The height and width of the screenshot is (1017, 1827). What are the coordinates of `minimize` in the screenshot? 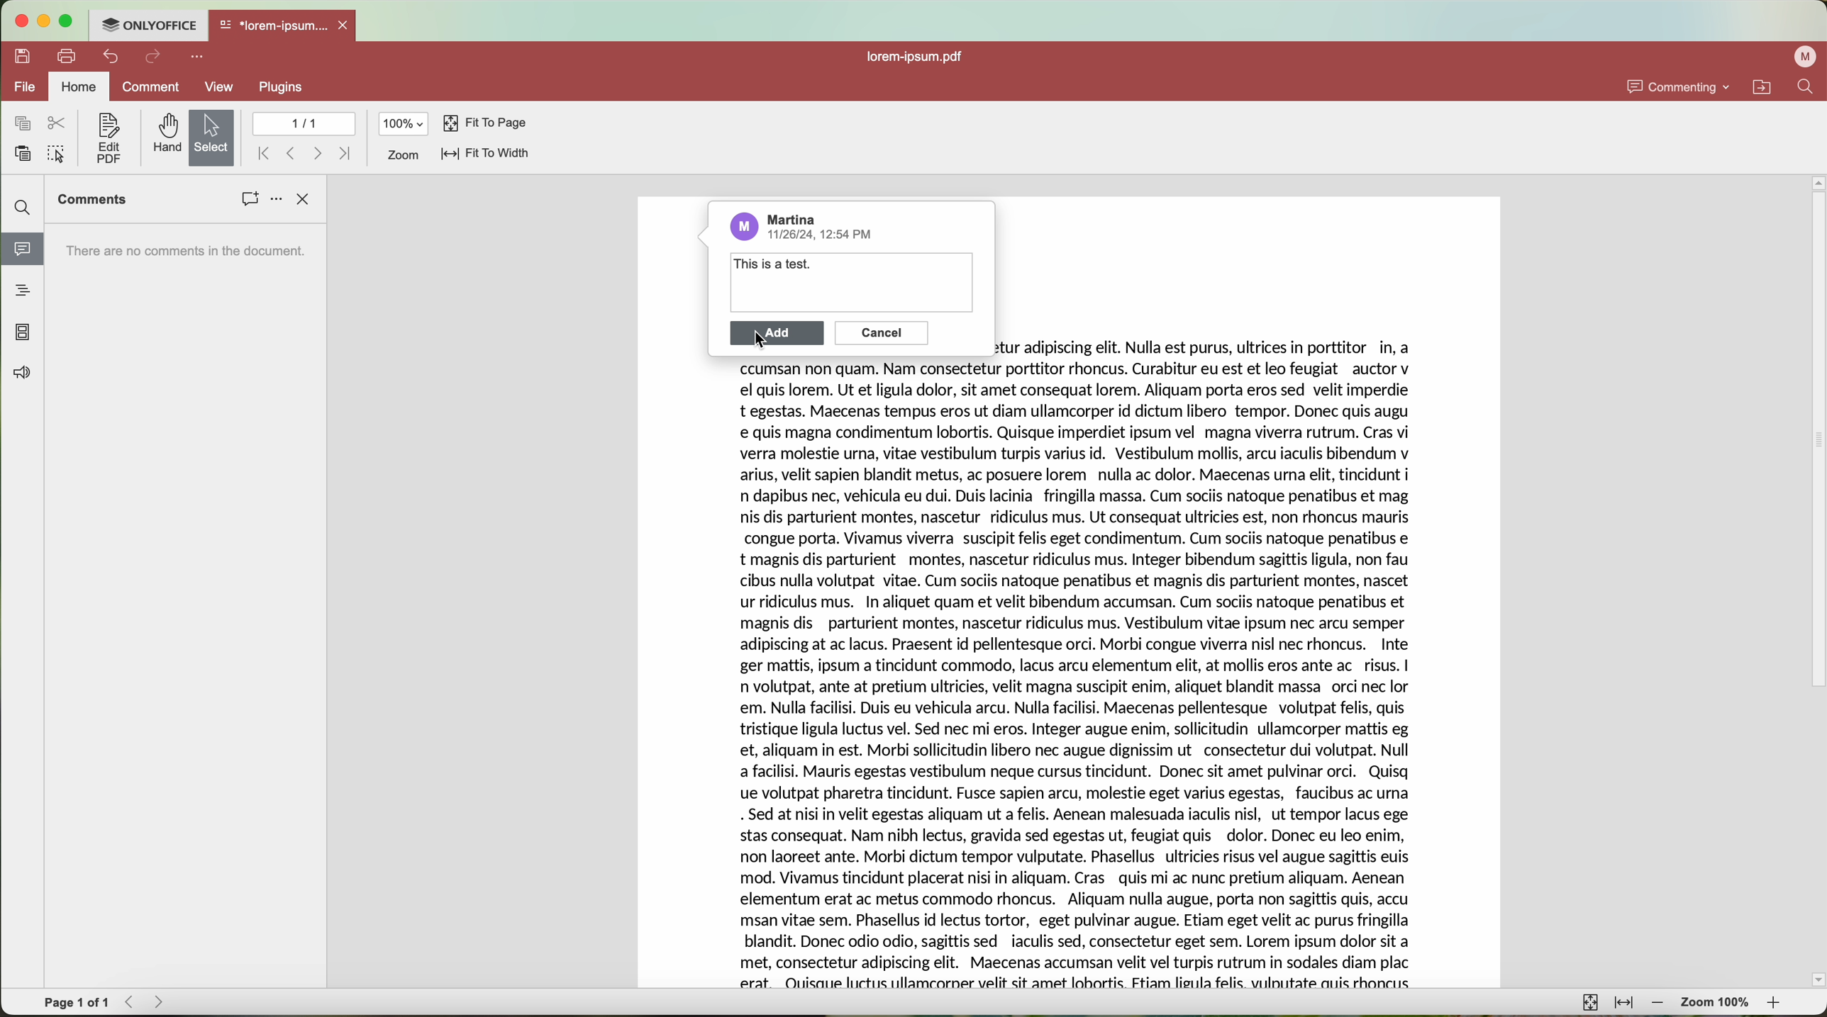 It's located at (42, 22).